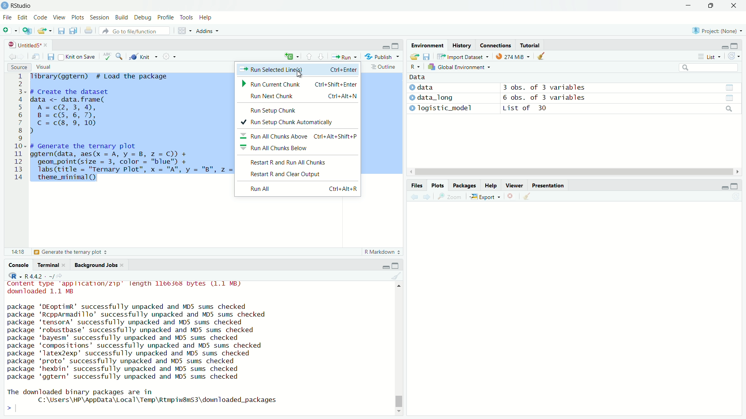  Describe the element at coordinates (413, 184) in the screenshot. I see `Files` at that location.